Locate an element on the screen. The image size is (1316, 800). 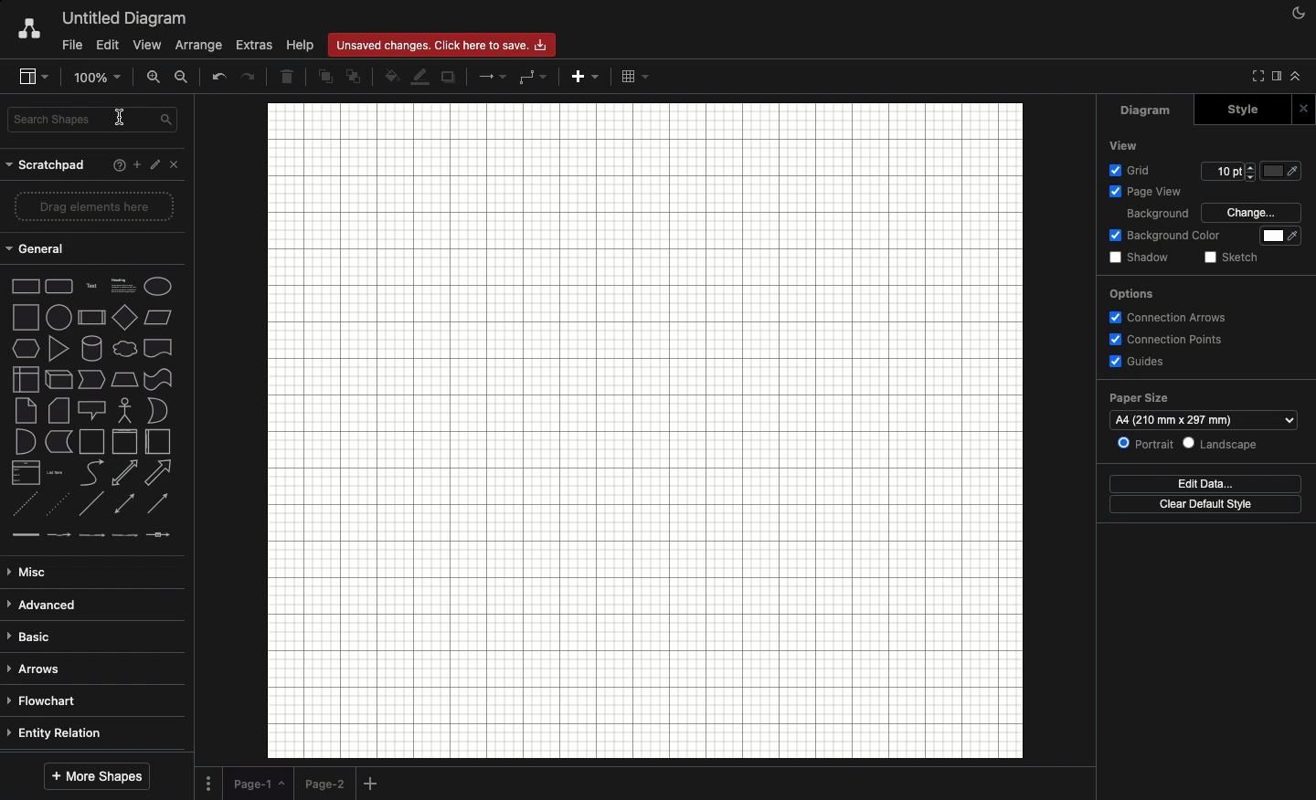
Sketch is located at coordinates (1230, 258).